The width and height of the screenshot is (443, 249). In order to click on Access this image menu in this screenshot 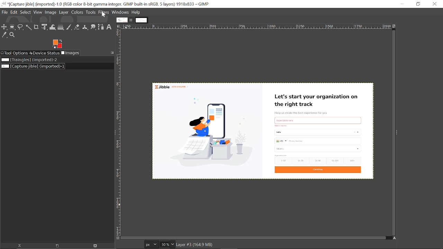, I will do `click(118, 26)`.